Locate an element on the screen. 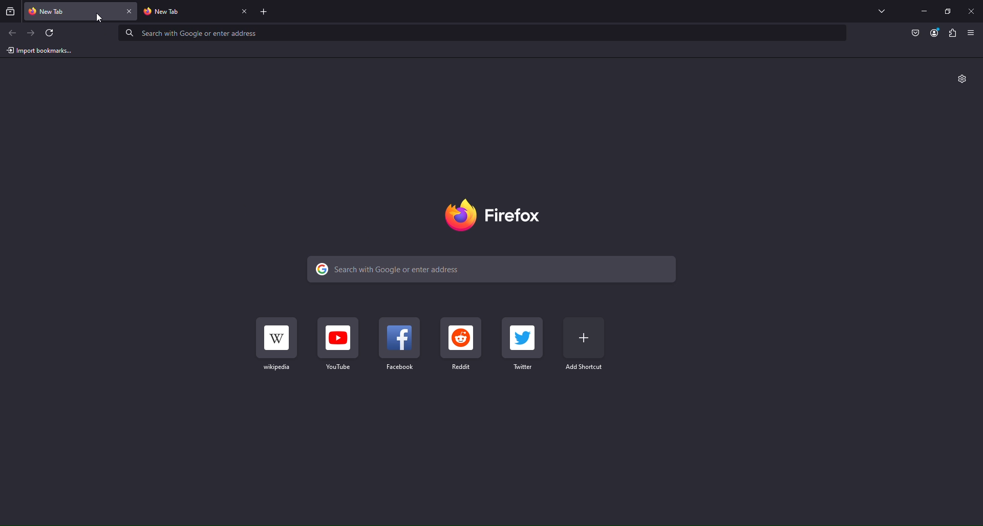 This screenshot has height=526, width=983. Add Shortcut is located at coordinates (584, 344).